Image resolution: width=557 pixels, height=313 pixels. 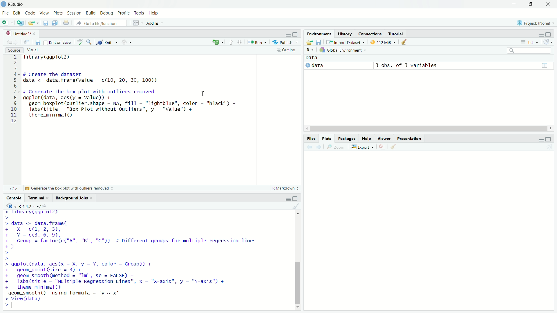 I want to click on Console, so click(x=14, y=198).